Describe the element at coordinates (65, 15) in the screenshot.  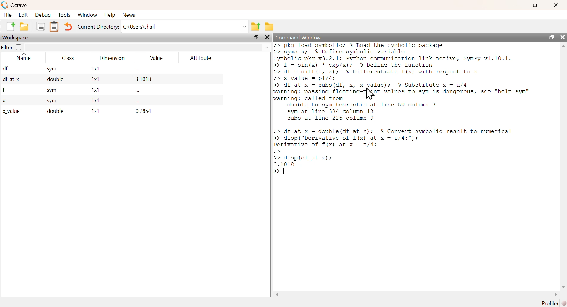
I see `Tools` at that location.